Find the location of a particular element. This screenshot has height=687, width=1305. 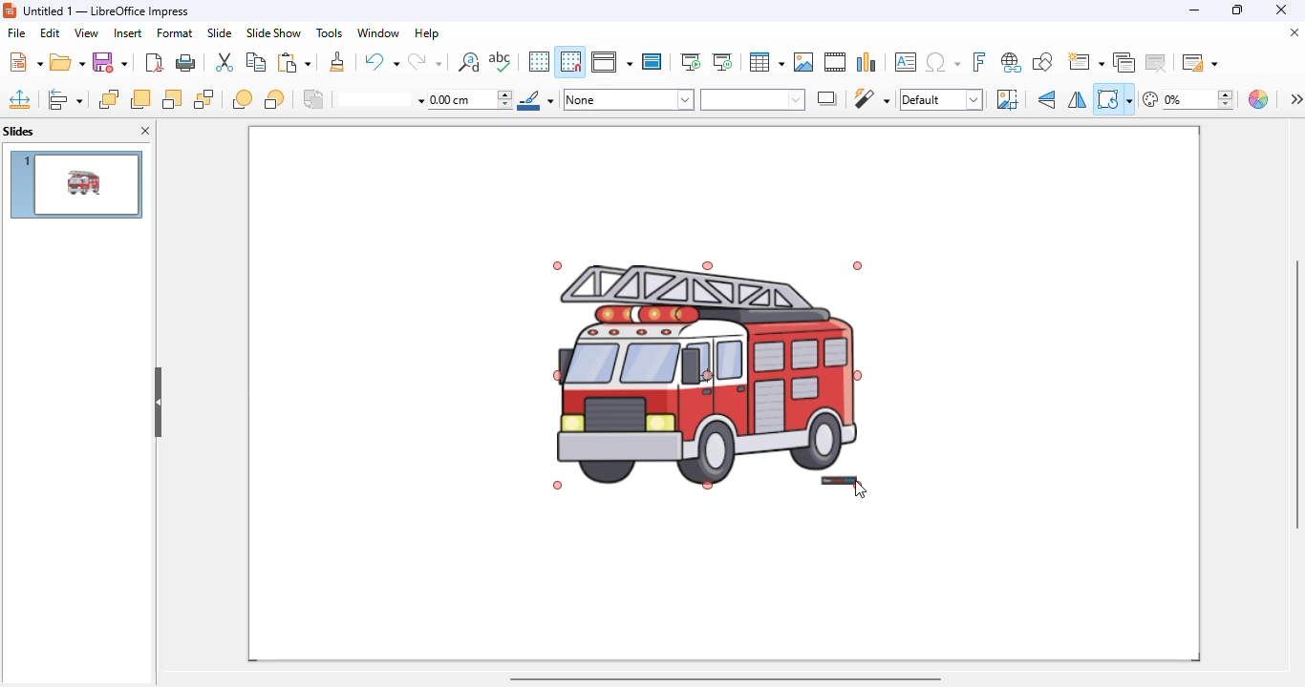

start from current slide is located at coordinates (722, 62).